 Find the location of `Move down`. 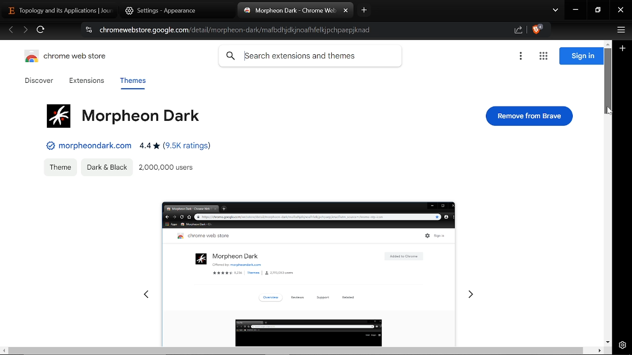

Move down is located at coordinates (607, 342).